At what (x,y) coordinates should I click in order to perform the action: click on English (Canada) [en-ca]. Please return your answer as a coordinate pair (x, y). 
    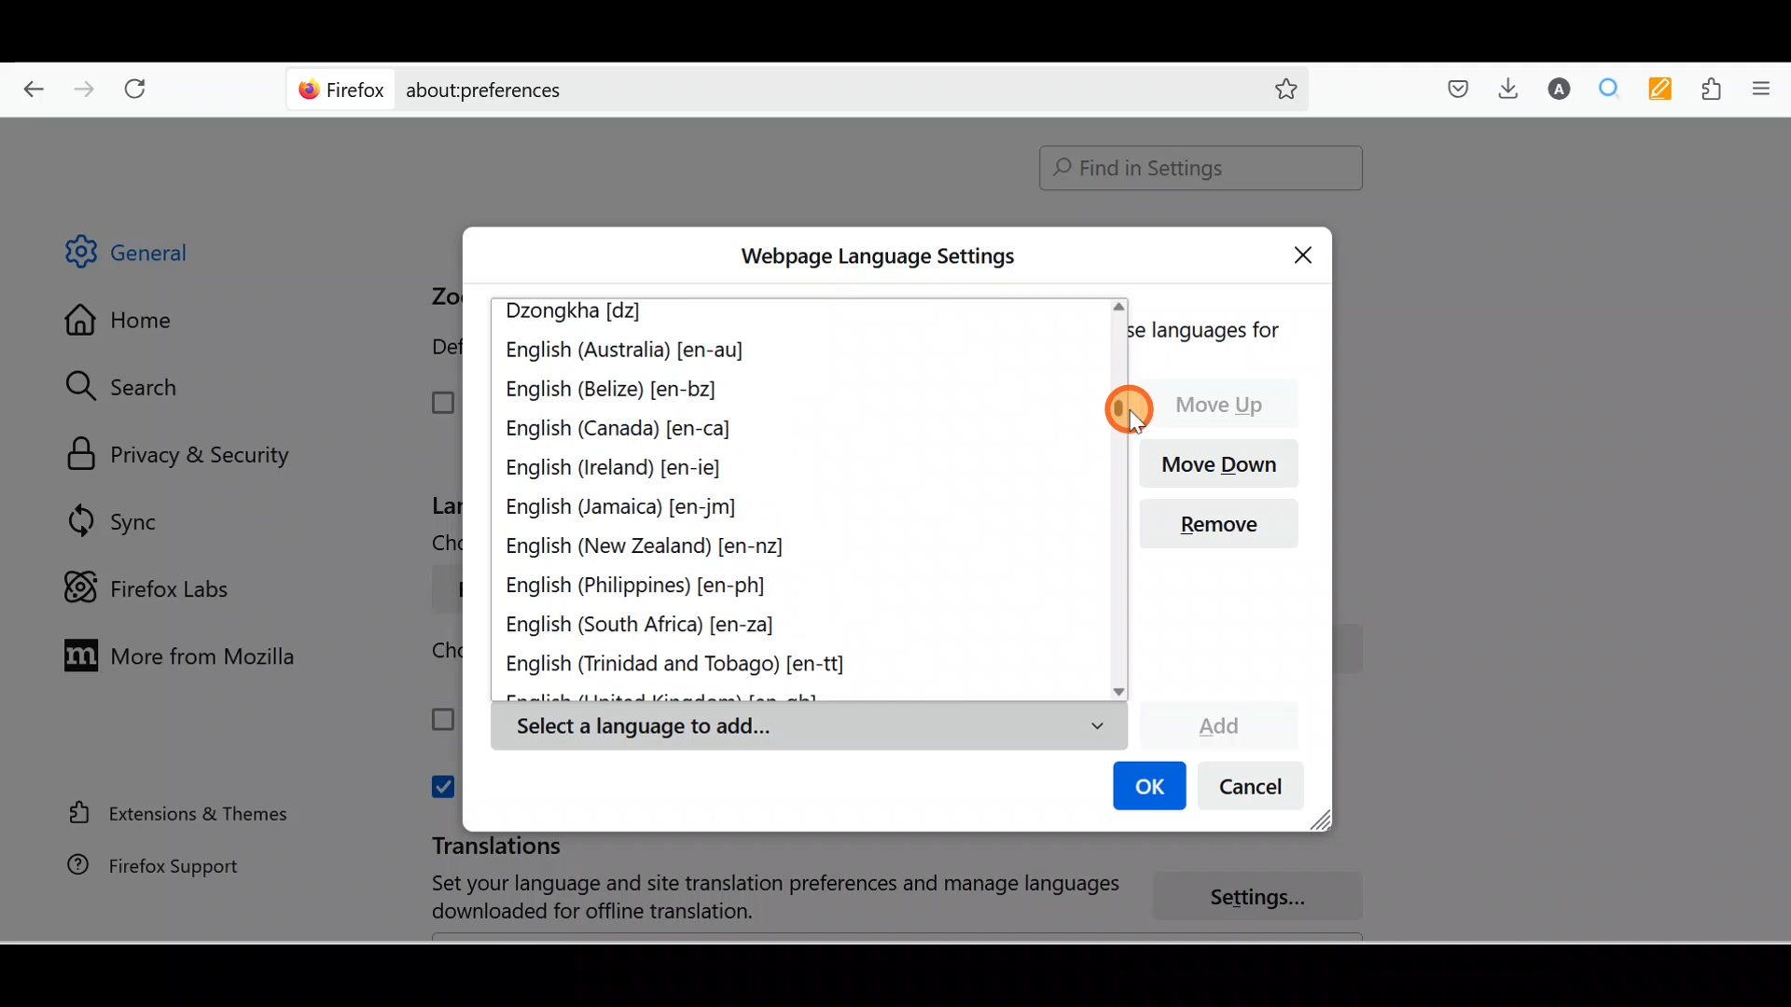
    Looking at the image, I should click on (619, 426).